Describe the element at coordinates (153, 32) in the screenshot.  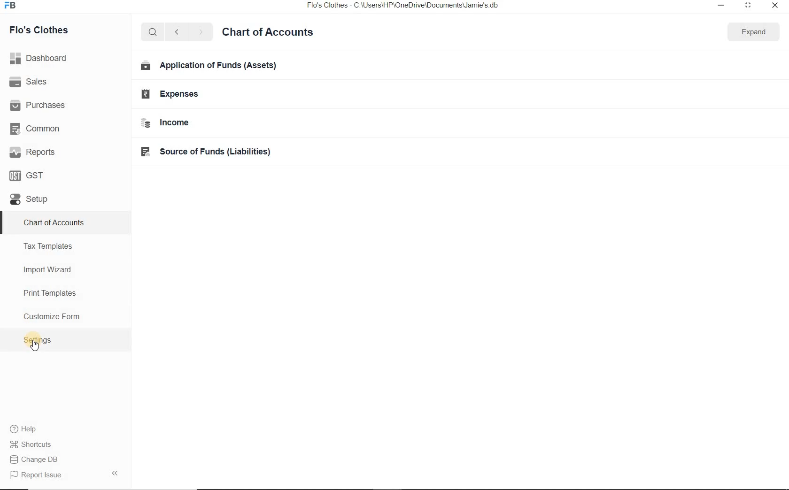
I see `search` at that location.